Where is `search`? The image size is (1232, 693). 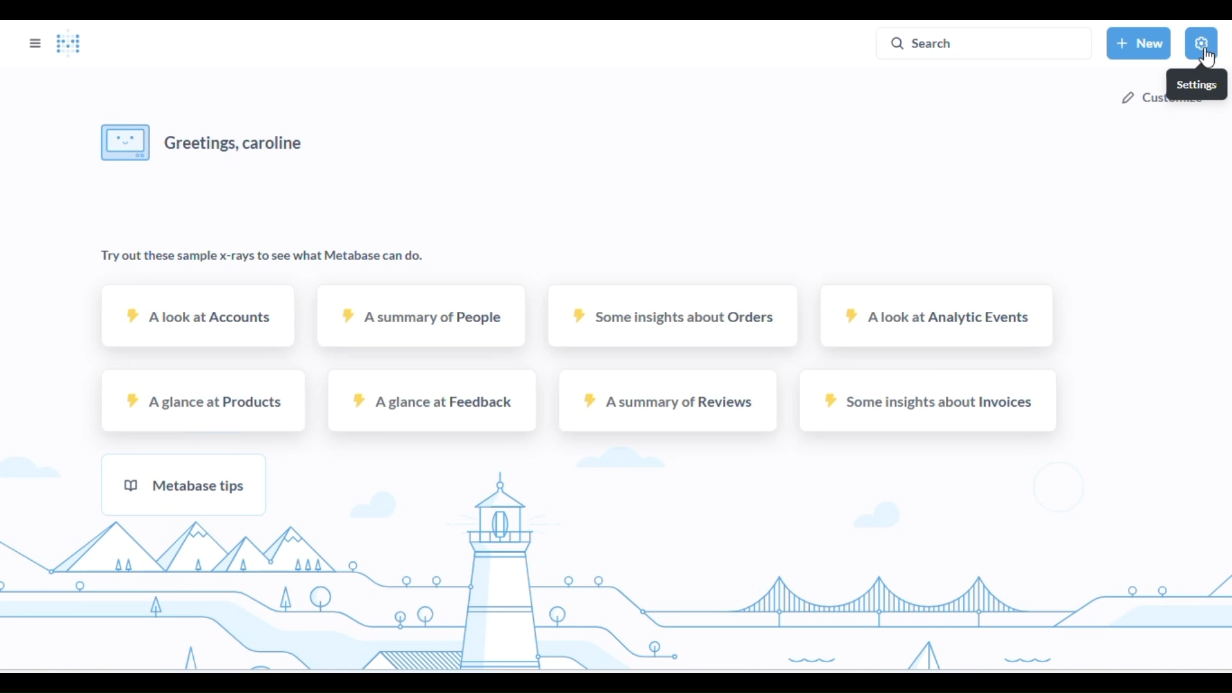 search is located at coordinates (985, 42).